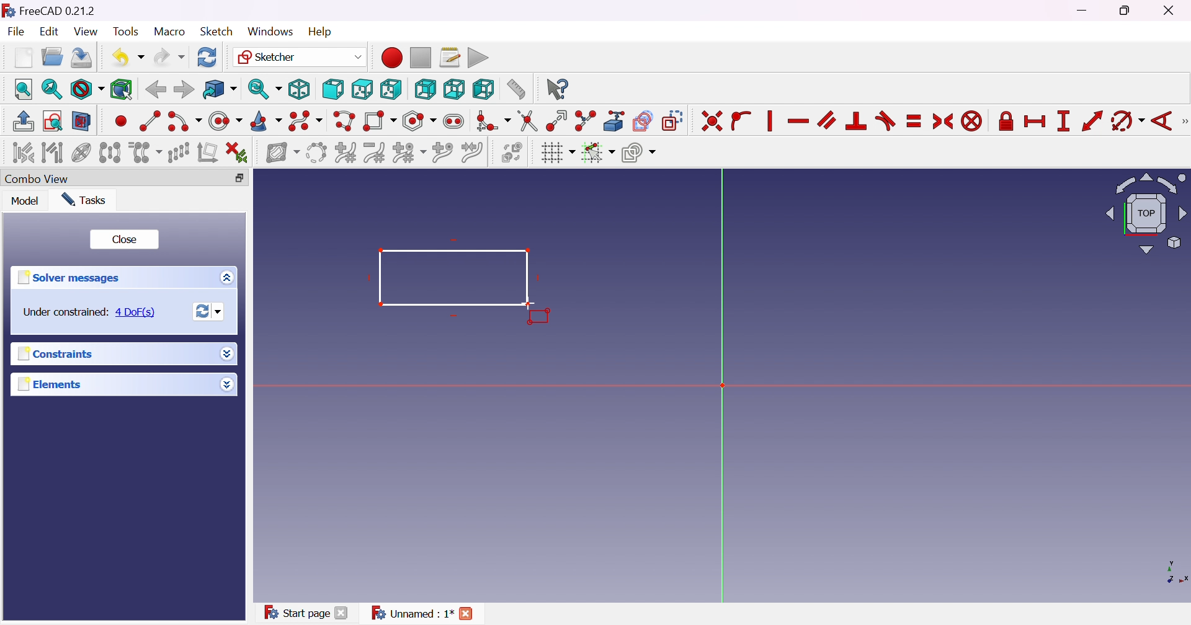 Image resolution: width=1191 pixels, height=625 pixels. Describe the element at coordinates (515, 89) in the screenshot. I see `Measure distance` at that location.